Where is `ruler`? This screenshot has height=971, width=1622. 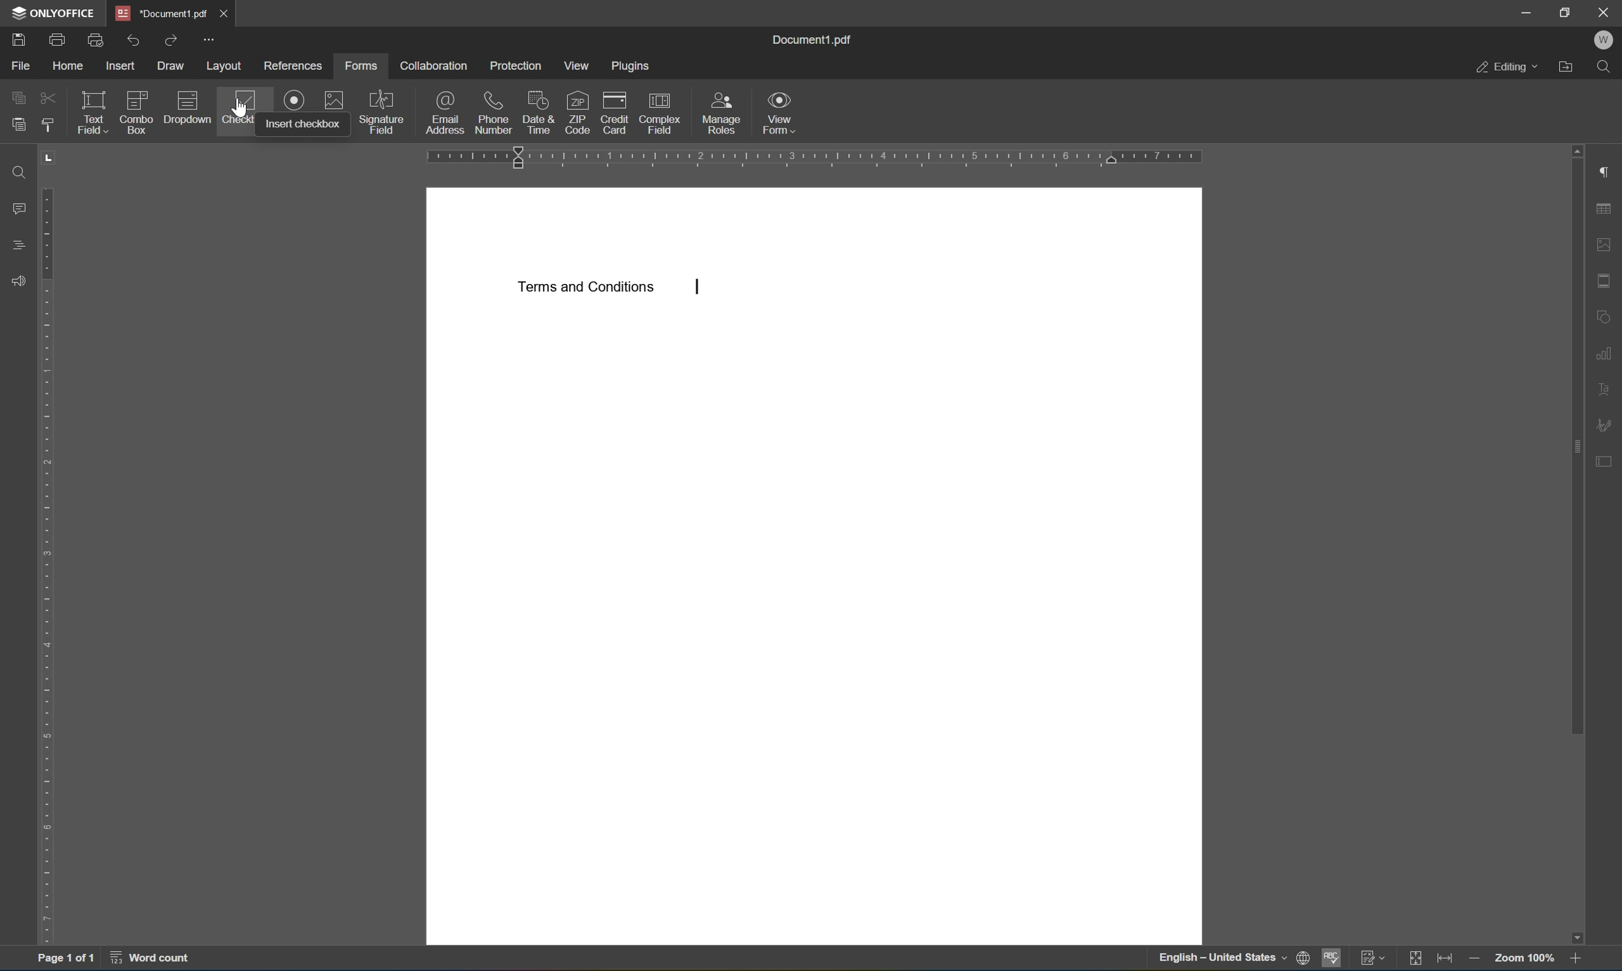
ruler is located at coordinates (50, 546).